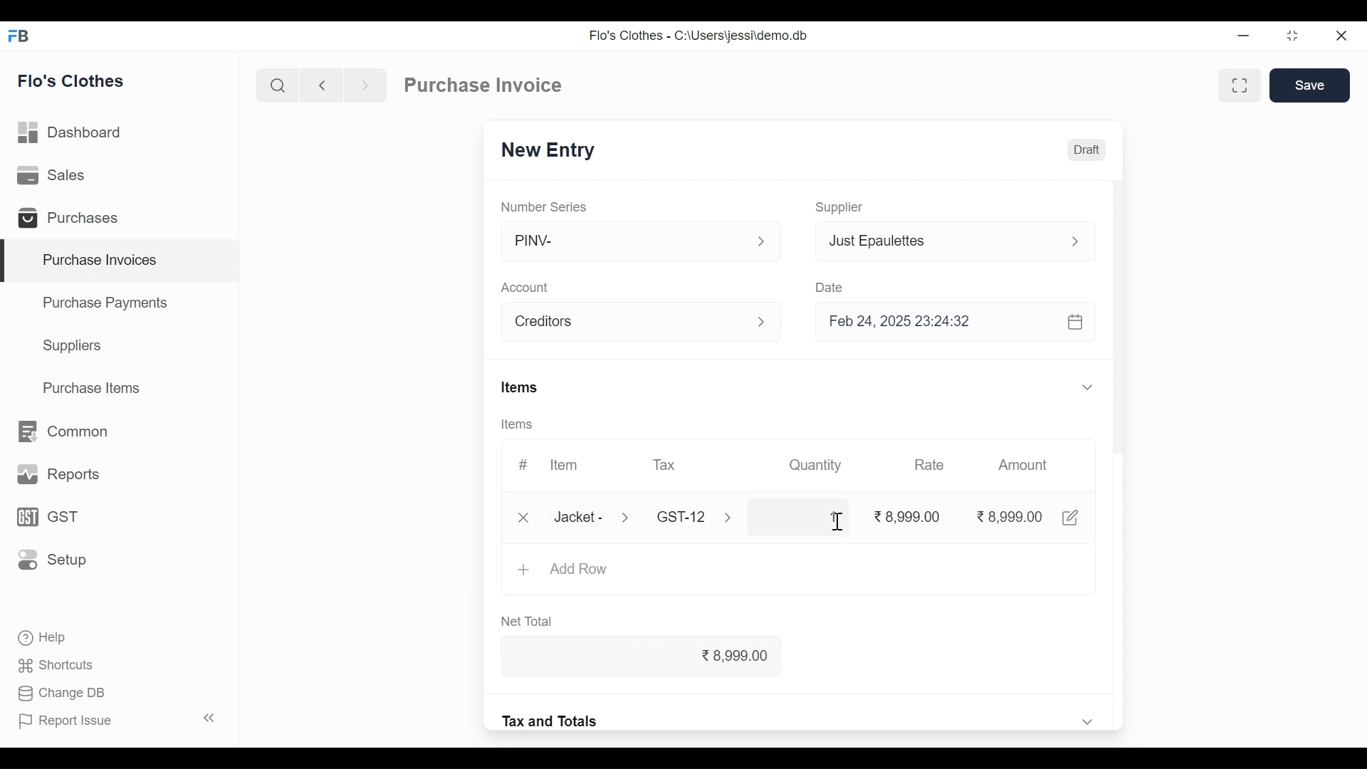 This screenshot has width=1367, height=769. Describe the element at coordinates (526, 288) in the screenshot. I see `Account` at that location.